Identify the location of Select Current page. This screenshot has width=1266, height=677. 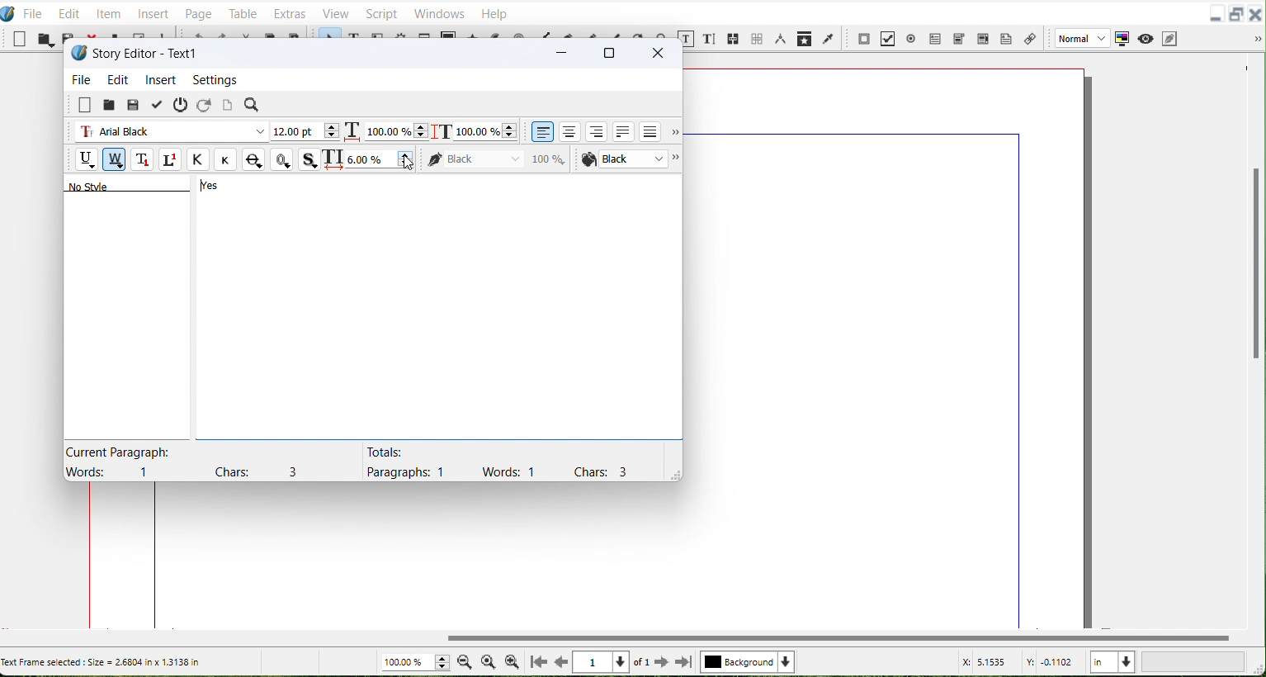
(613, 662).